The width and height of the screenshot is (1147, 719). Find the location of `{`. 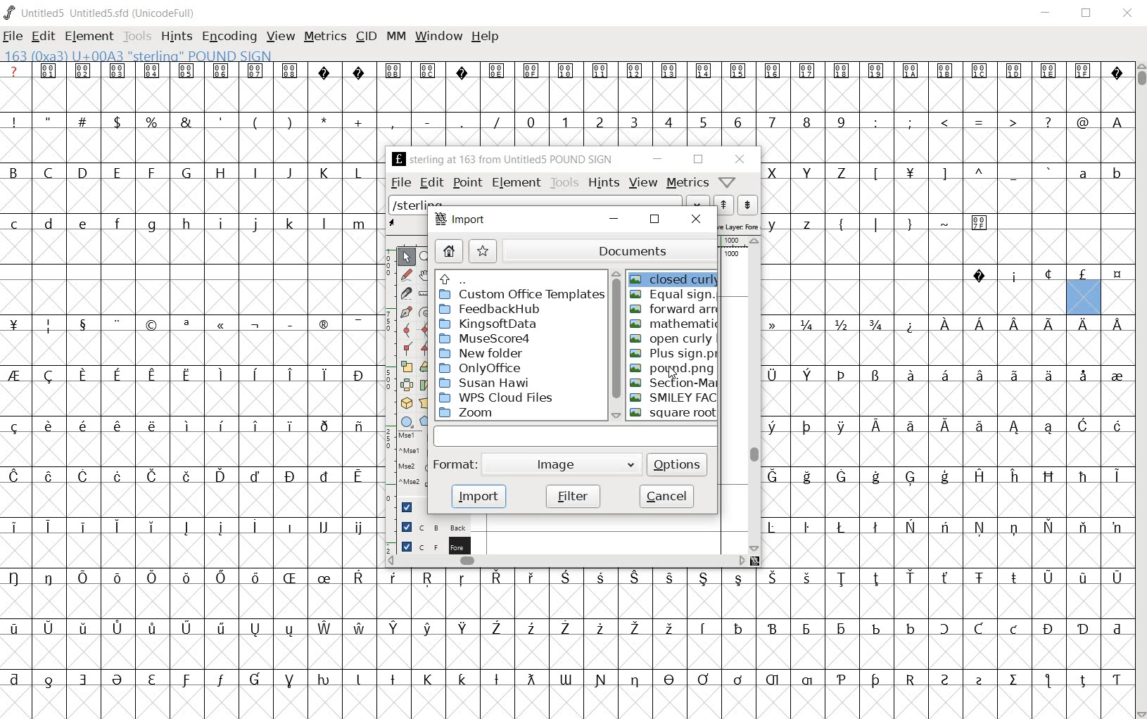

{ is located at coordinates (841, 224).